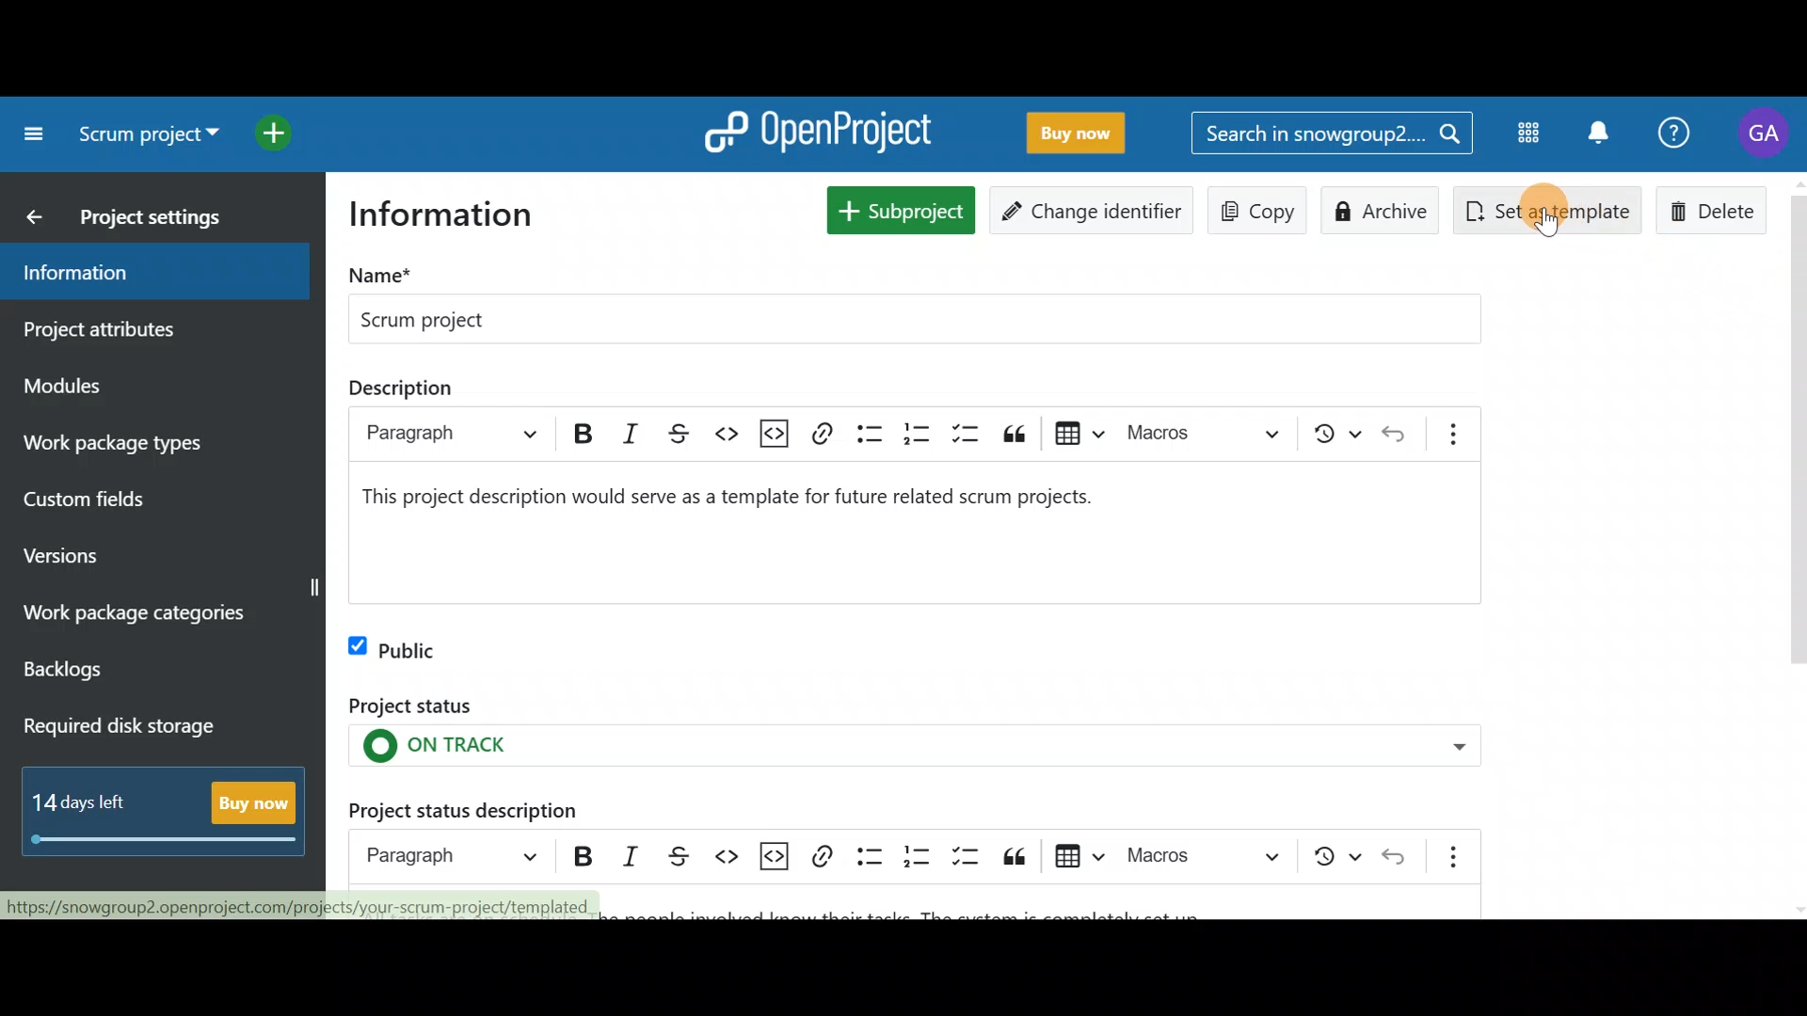  I want to click on OpenProject, so click(824, 130).